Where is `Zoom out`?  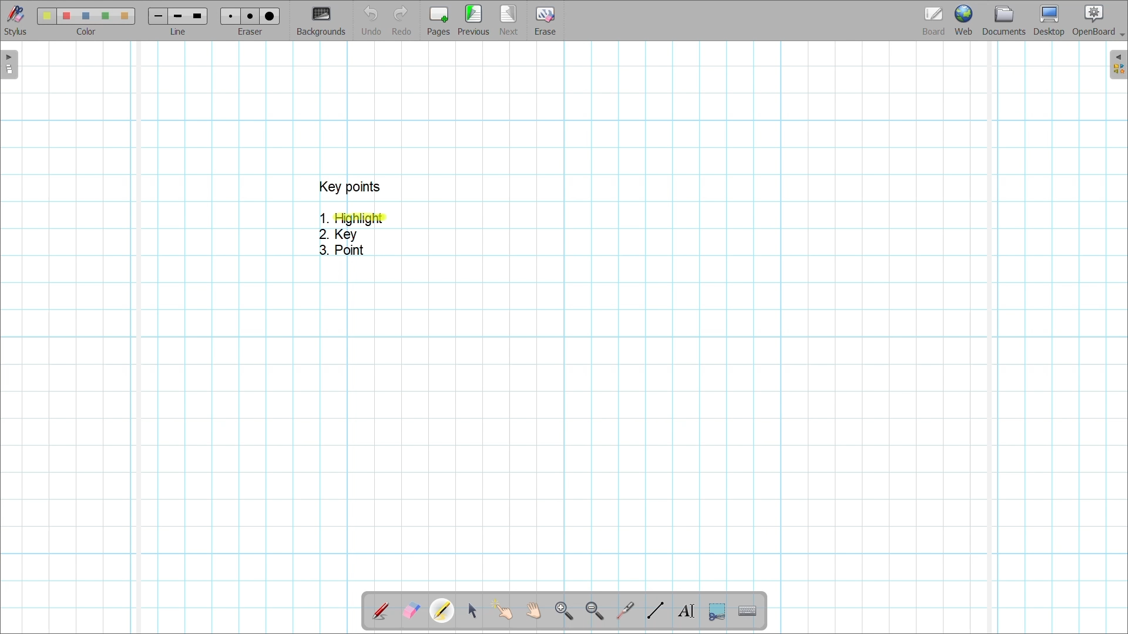
Zoom out is located at coordinates (595, 612).